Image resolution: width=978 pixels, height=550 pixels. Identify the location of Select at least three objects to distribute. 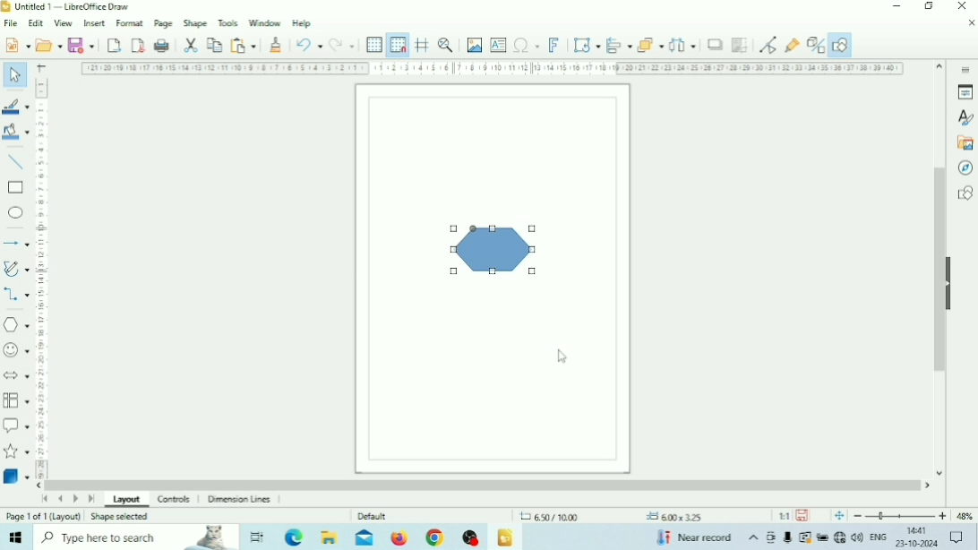
(682, 45).